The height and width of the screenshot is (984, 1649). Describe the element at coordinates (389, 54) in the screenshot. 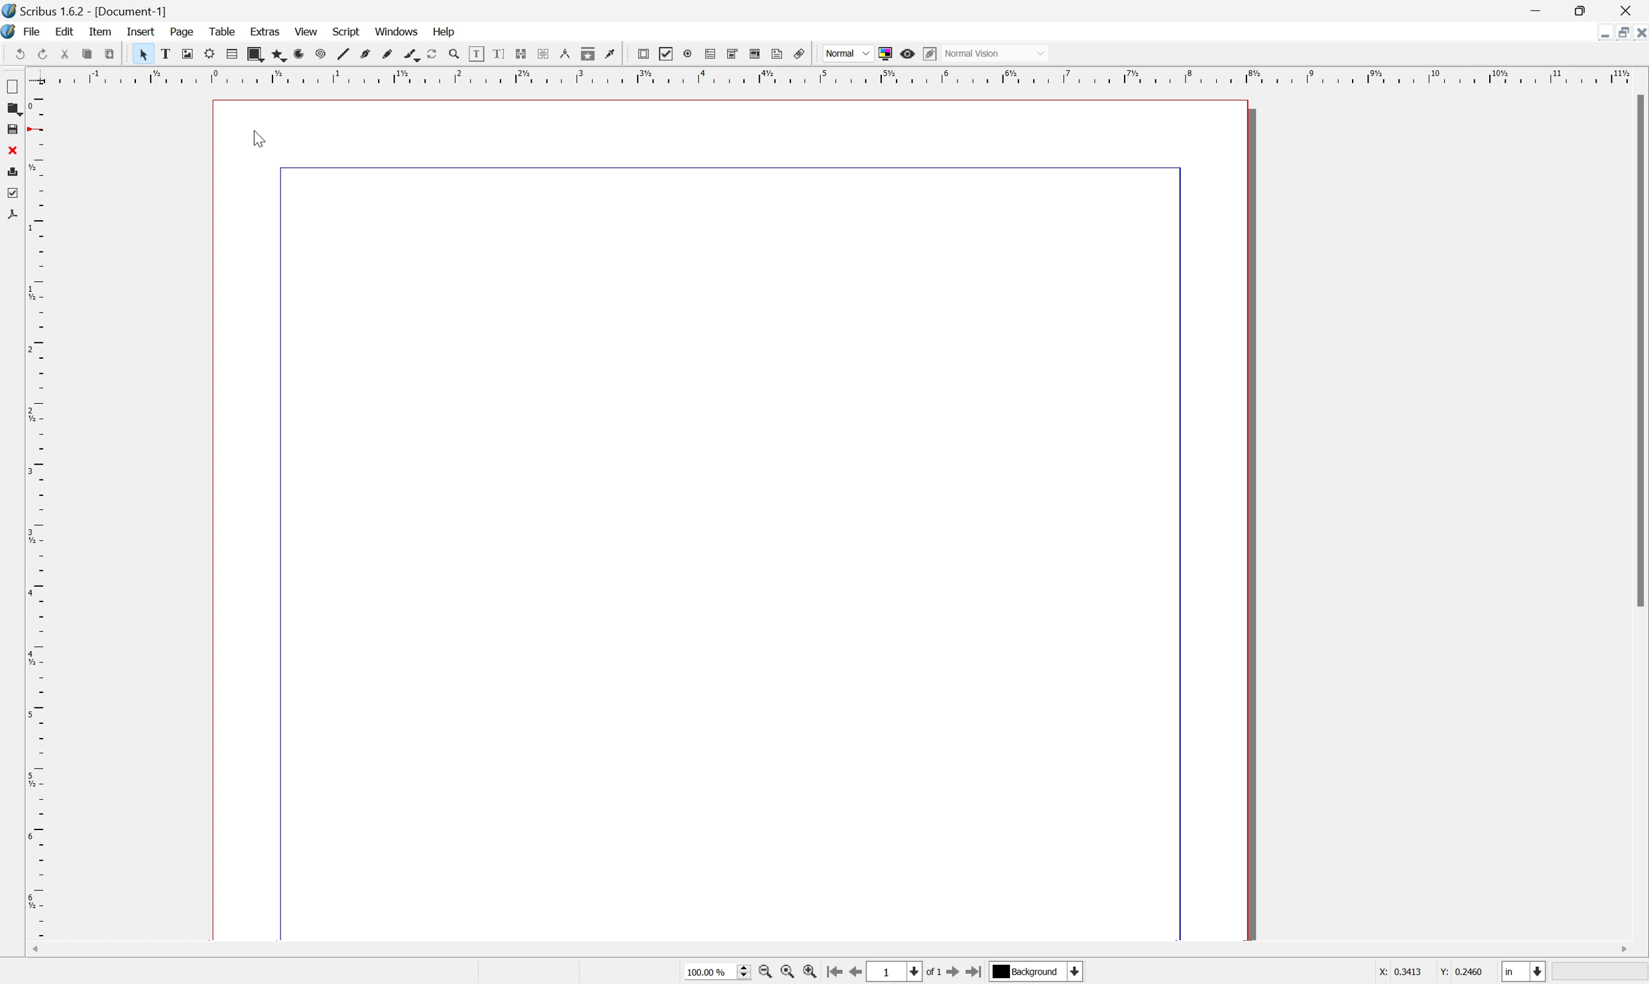

I see `table` at that location.